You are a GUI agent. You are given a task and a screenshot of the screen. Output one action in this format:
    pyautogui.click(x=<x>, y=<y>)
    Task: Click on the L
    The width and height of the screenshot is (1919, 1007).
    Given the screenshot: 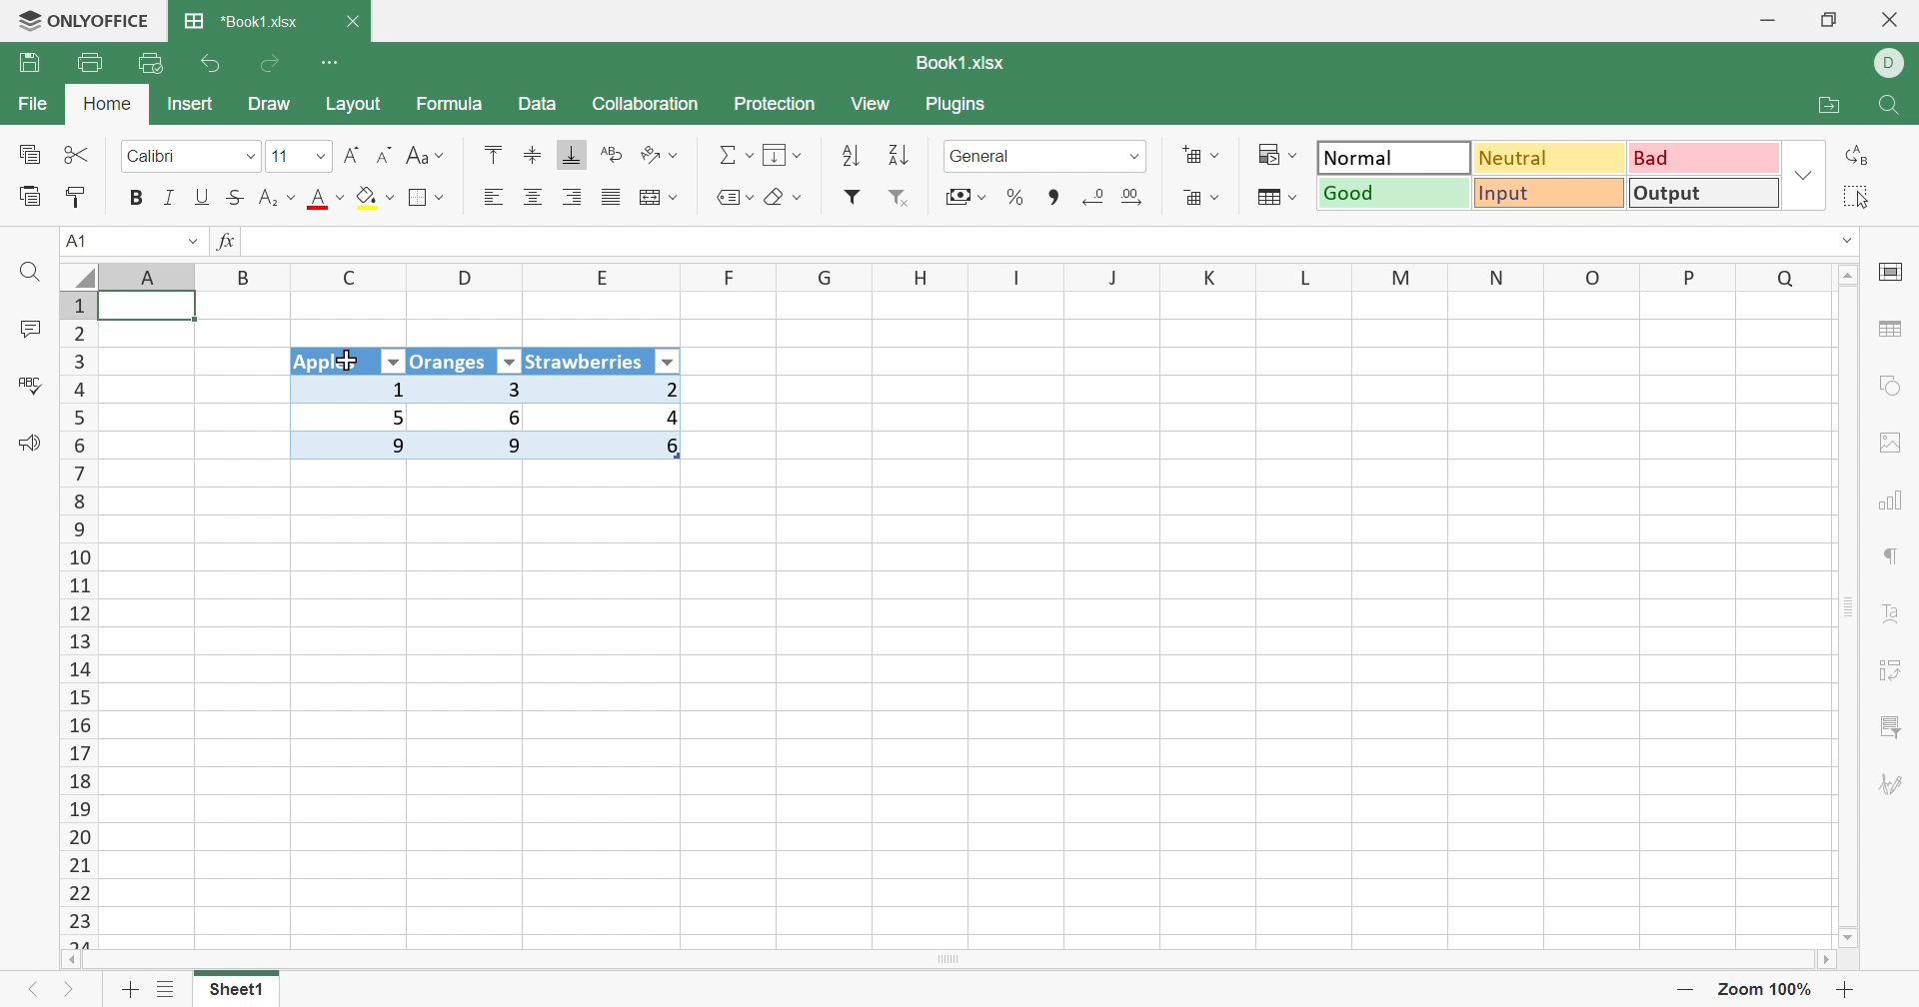 What is the action you would take?
    pyautogui.click(x=1311, y=276)
    